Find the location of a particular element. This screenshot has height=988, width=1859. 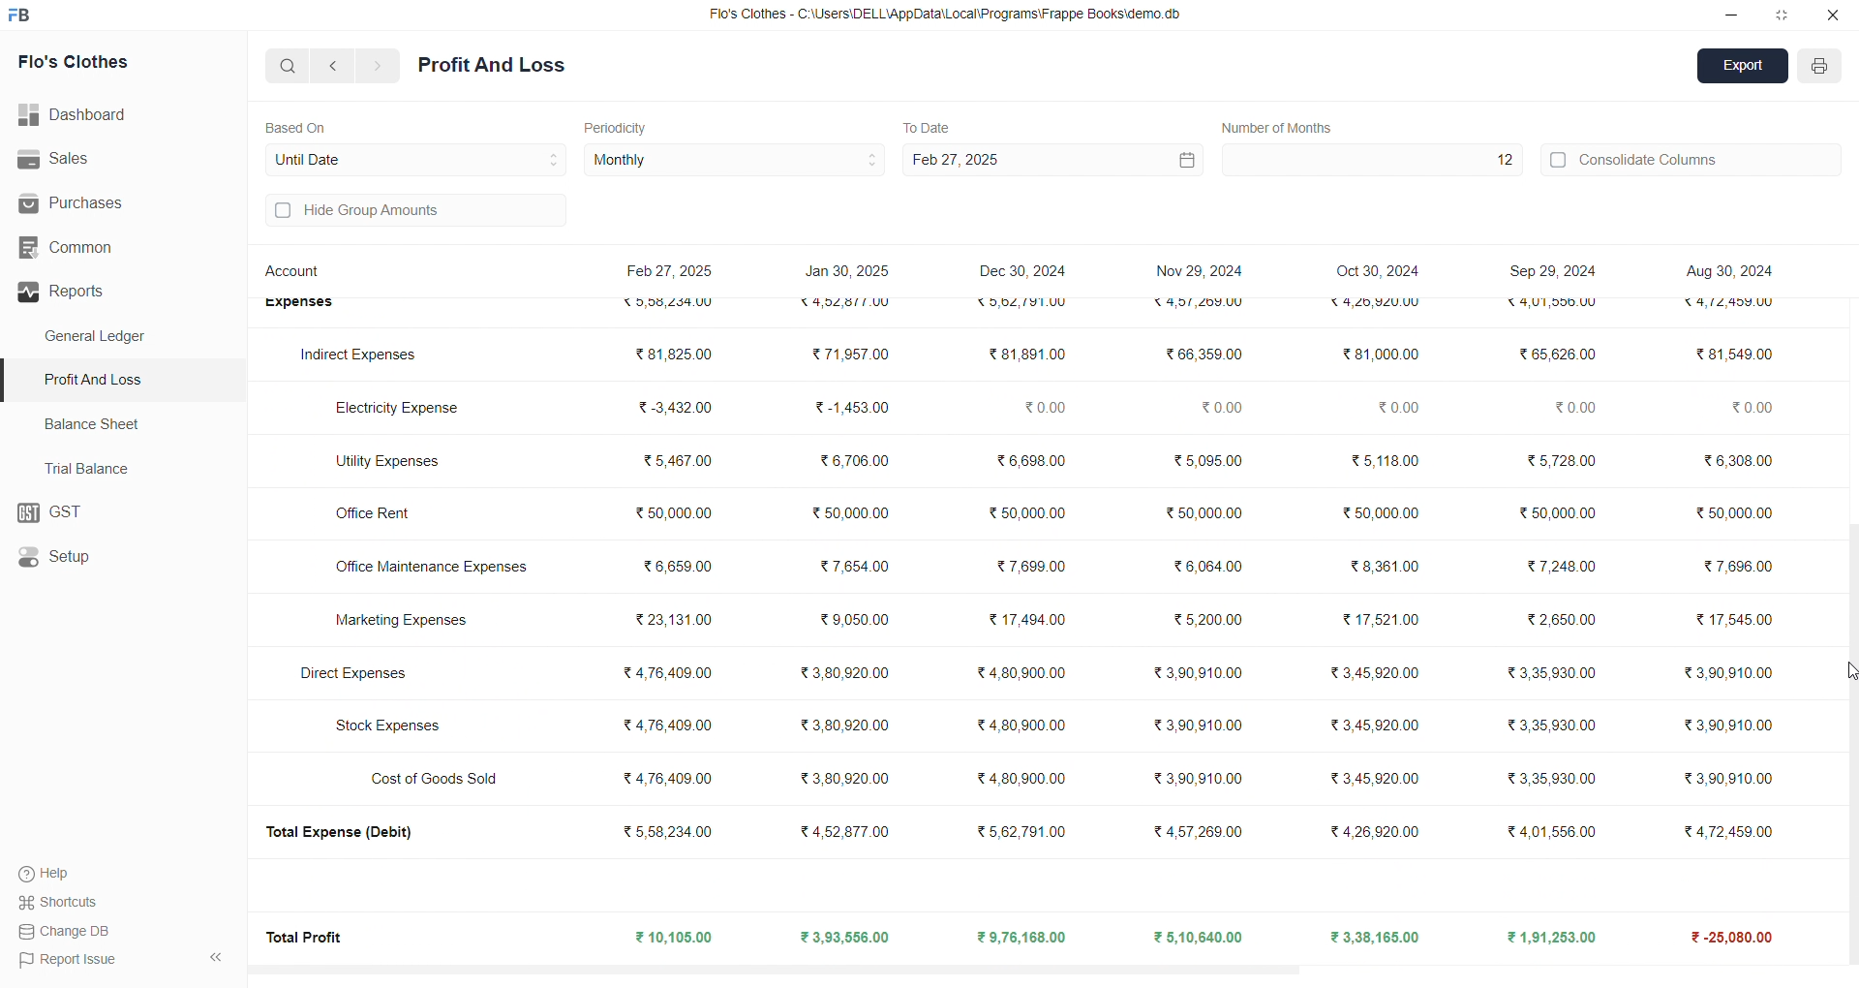

₹7,248.00 is located at coordinates (1568, 566).